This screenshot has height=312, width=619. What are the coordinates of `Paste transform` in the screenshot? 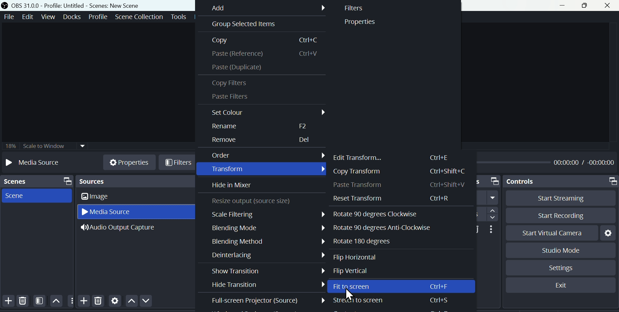 It's located at (397, 184).